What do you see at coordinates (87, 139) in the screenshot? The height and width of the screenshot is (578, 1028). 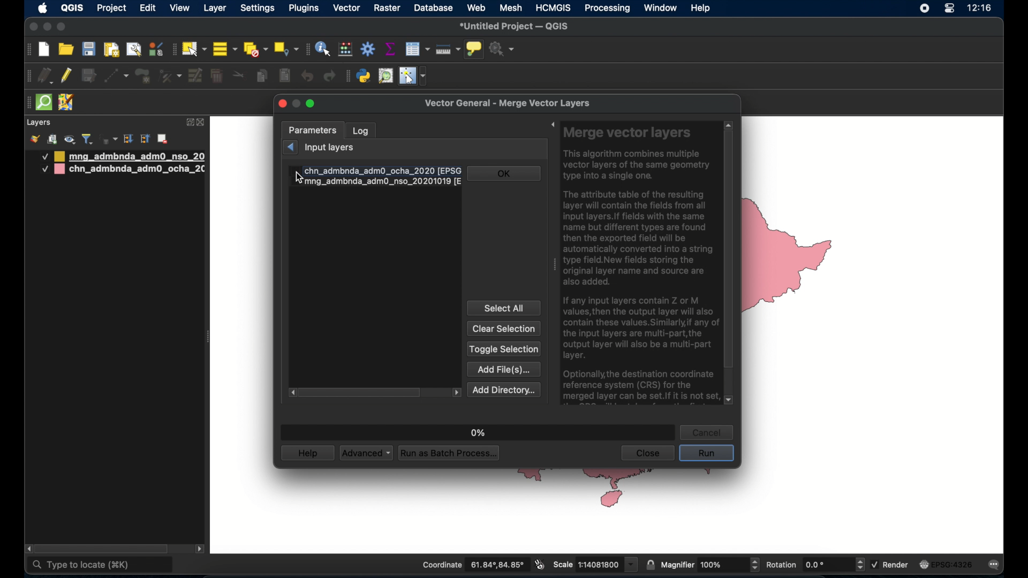 I see `filter legend` at bounding box center [87, 139].